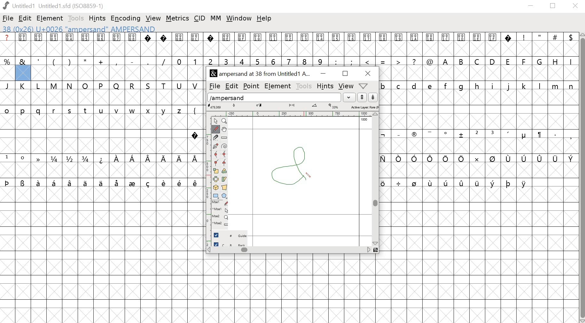  What do you see at coordinates (71, 159) in the screenshot?
I see `1/2` at bounding box center [71, 159].